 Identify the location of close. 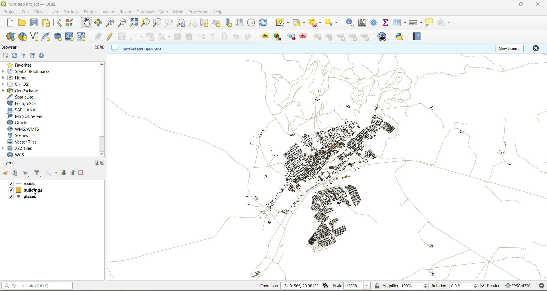
(537, 4).